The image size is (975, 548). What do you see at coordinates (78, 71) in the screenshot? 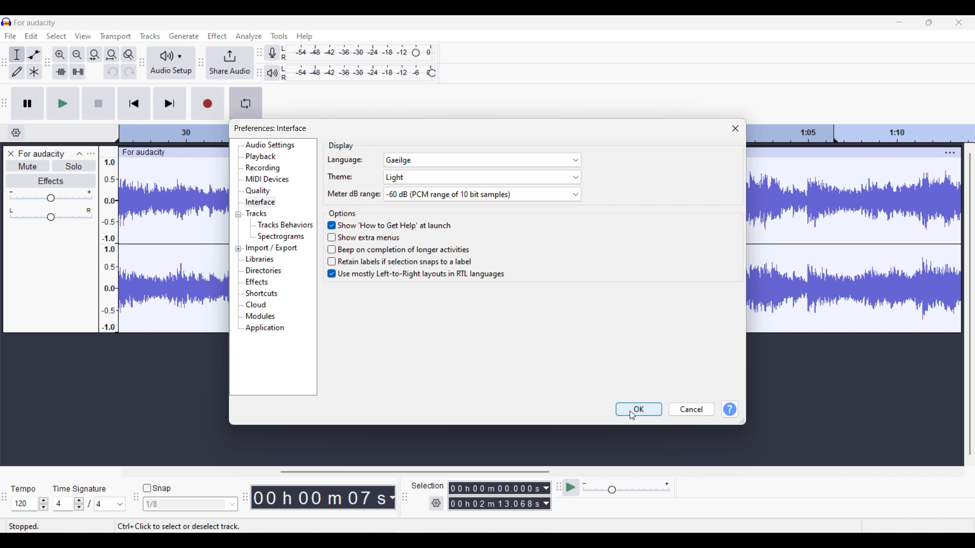
I see `Silence audio selection` at bounding box center [78, 71].